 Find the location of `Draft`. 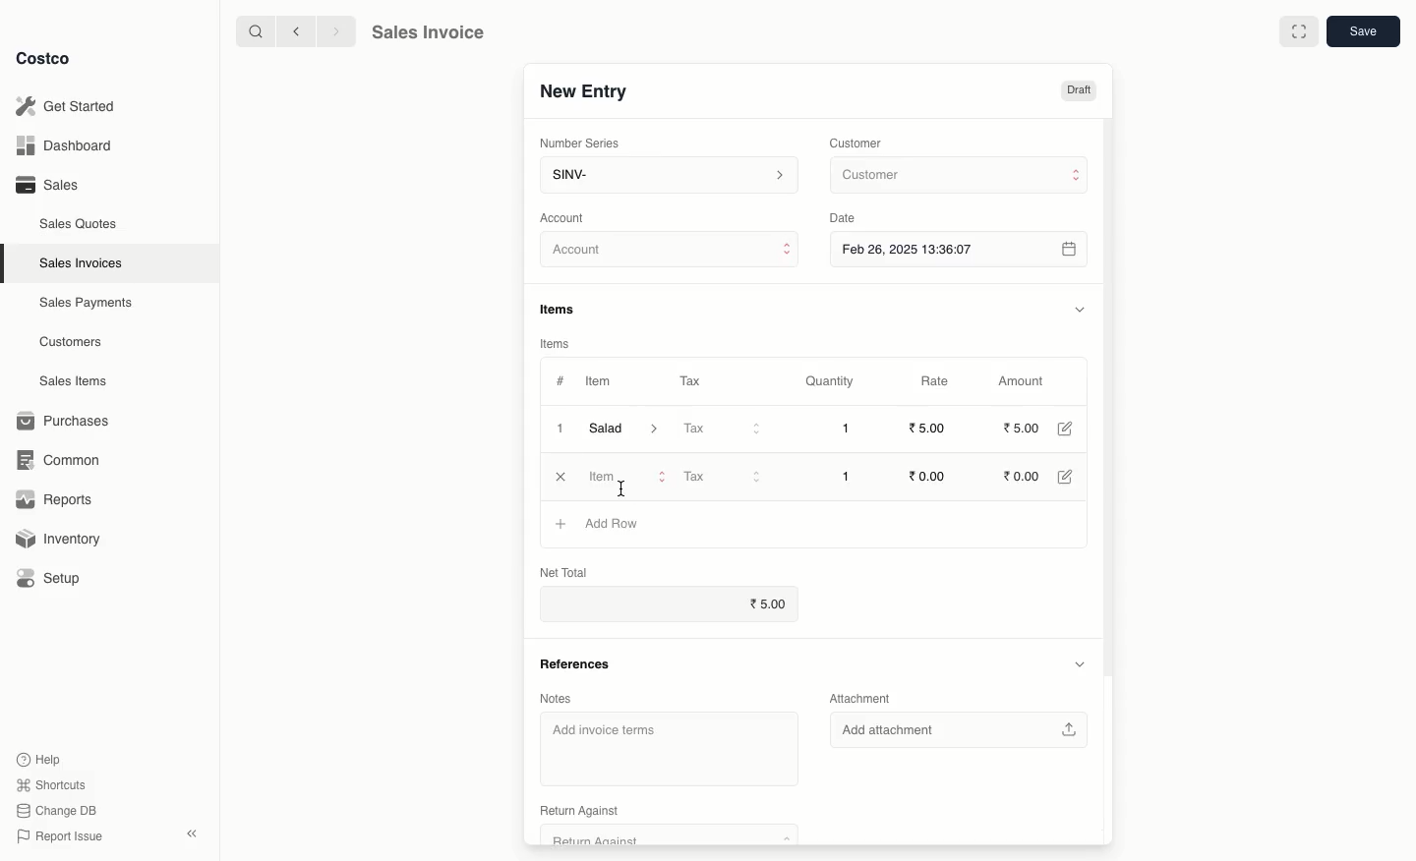

Draft is located at coordinates (1079, 91).